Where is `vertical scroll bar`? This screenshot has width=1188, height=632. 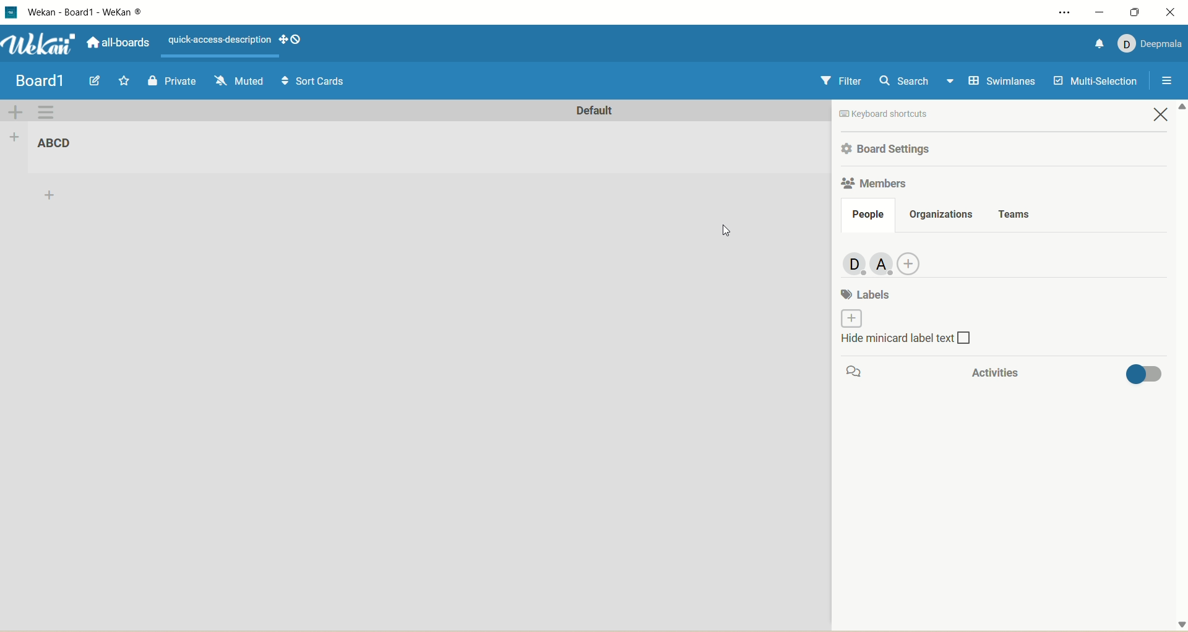
vertical scroll bar is located at coordinates (1181, 367).